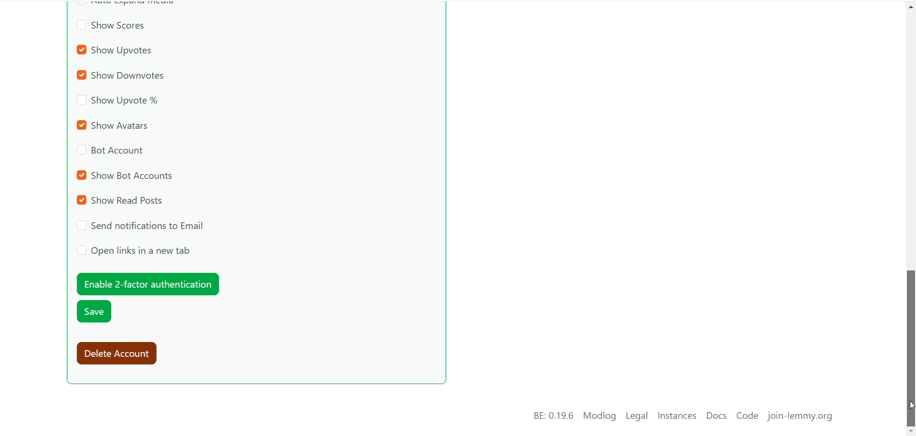 The image size is (916, 436). I want to click on enable 2 factor authentication, so click(146, 284).